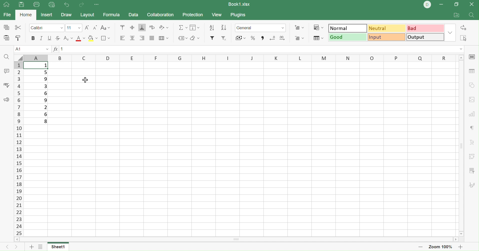 The height and width of the screenshot is (251, 479). Describe the element at coordinates (318, 27) in the screenshot. I see `Conditional formatting` at that location.